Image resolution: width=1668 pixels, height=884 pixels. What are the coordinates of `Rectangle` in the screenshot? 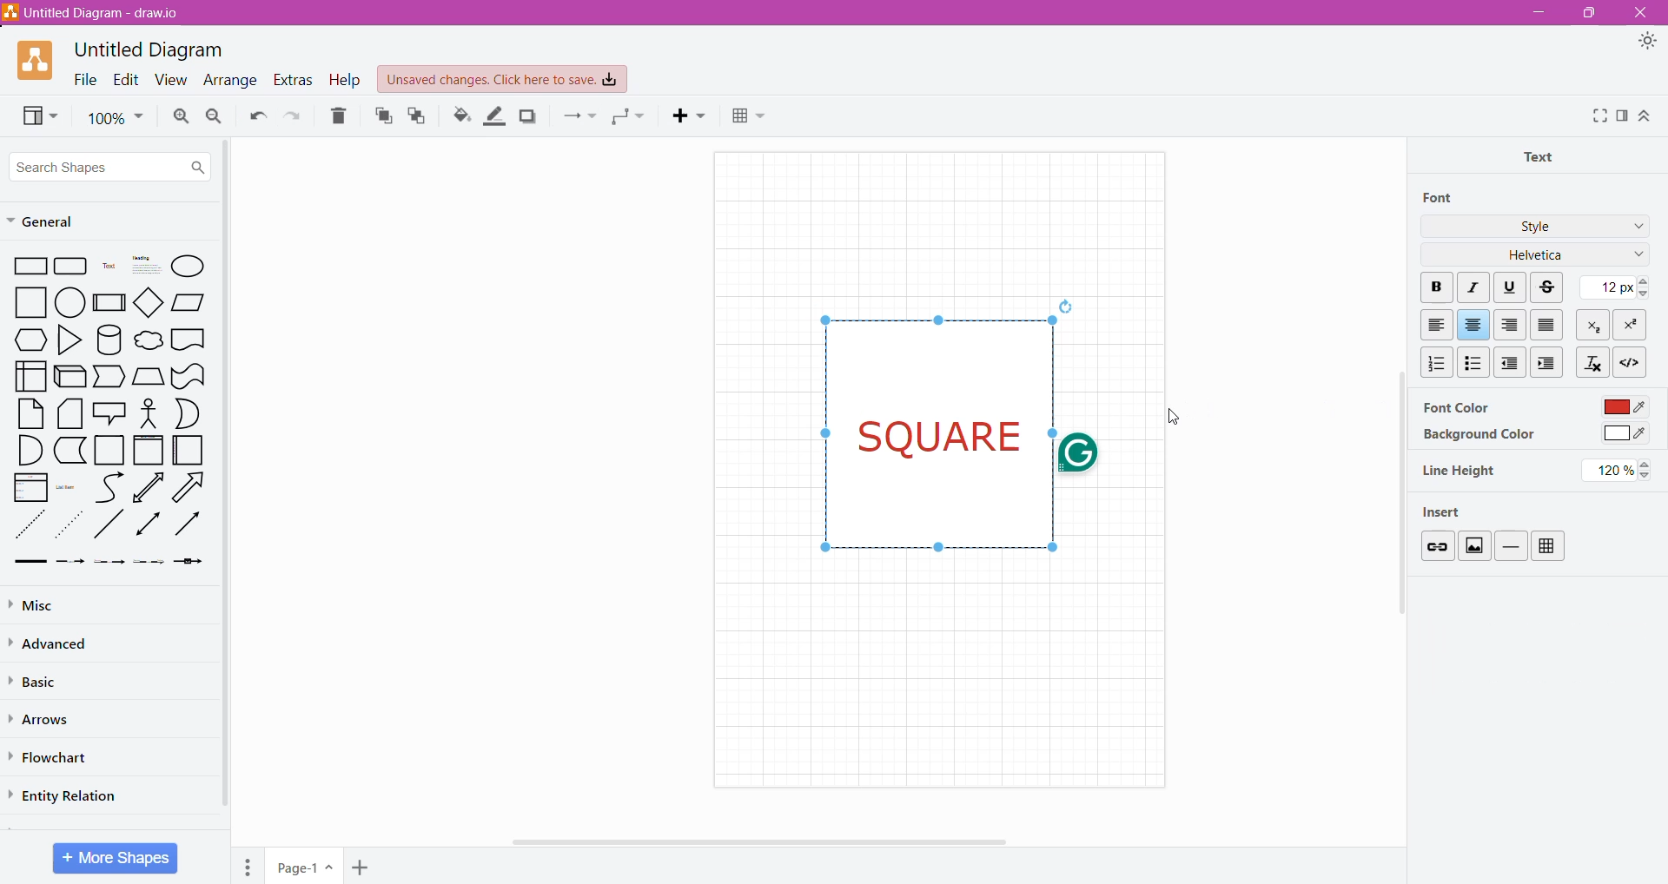 It's located at (26, 265).